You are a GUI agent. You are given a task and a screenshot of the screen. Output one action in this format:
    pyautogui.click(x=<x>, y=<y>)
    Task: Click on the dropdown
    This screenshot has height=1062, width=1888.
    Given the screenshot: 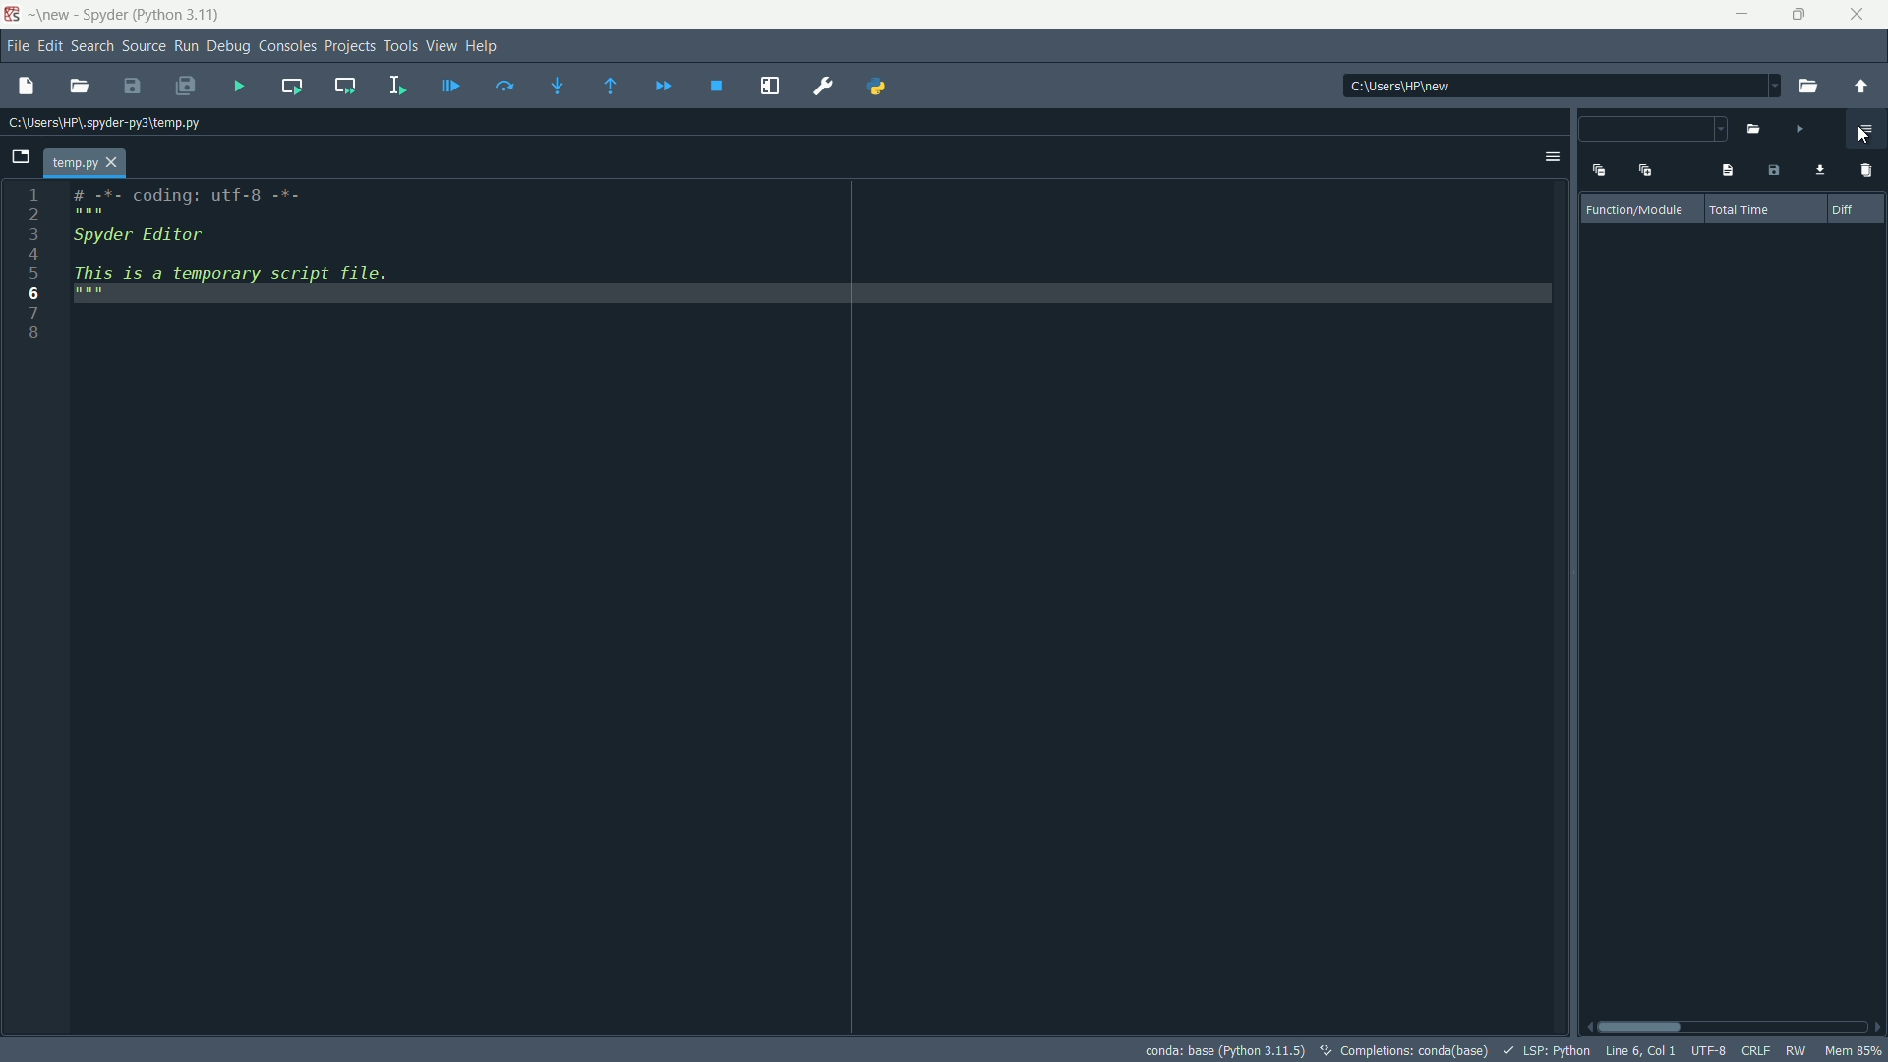 What is the action you would take?
    pyautogui.click(x=1655, y=131)
    